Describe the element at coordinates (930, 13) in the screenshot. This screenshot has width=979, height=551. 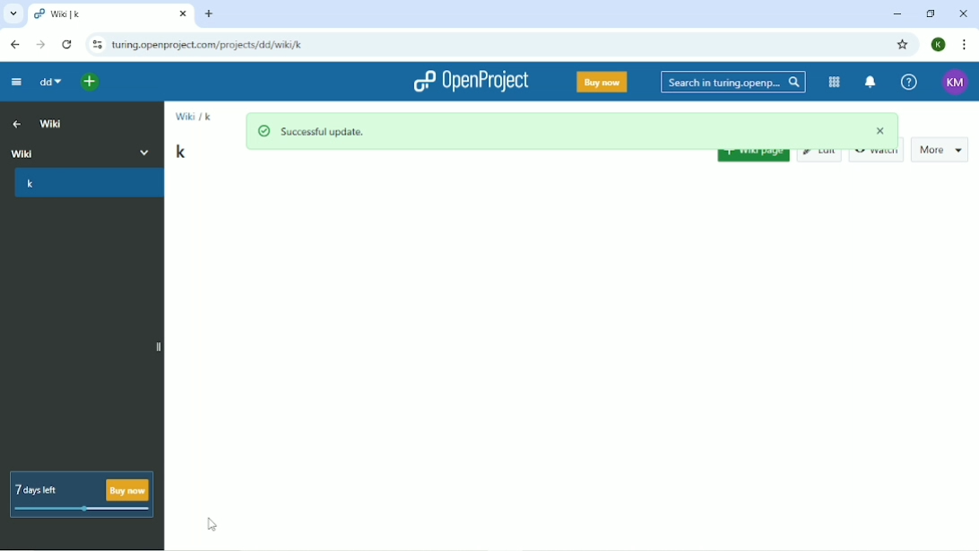
I see `Restore down` at that location.